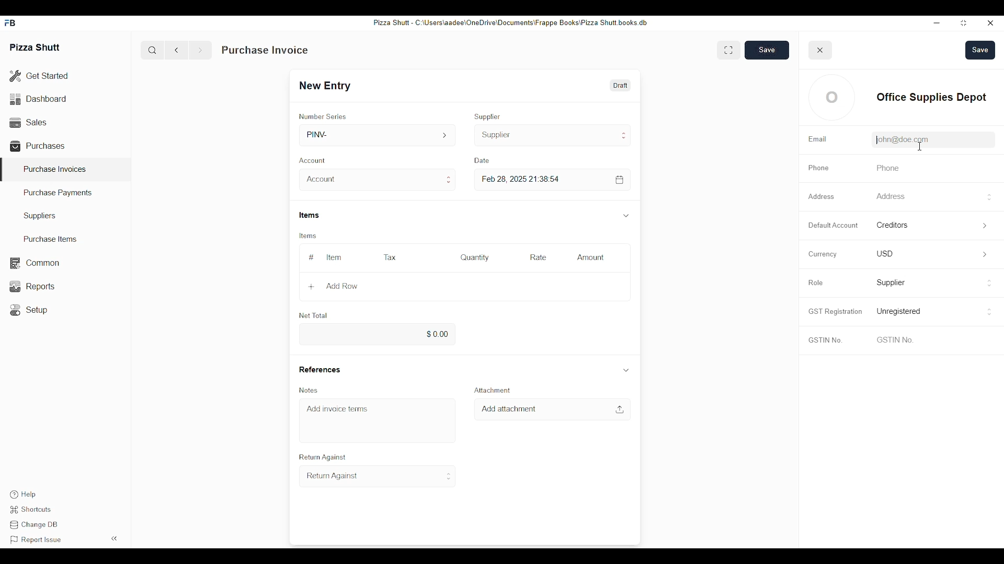 The width and height of the screenshot is (1004, 564). What do you see at coordinates (931, 97) in the screenshot?
I see `Office Supplies Depot` at bounding box center [931, 97].